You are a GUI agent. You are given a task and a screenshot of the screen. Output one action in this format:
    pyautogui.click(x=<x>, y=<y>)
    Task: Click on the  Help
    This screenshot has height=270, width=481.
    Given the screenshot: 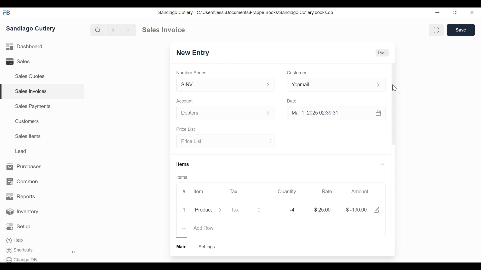 What is the action you would take?
    pyautogui.click(x=15, y=240)
    